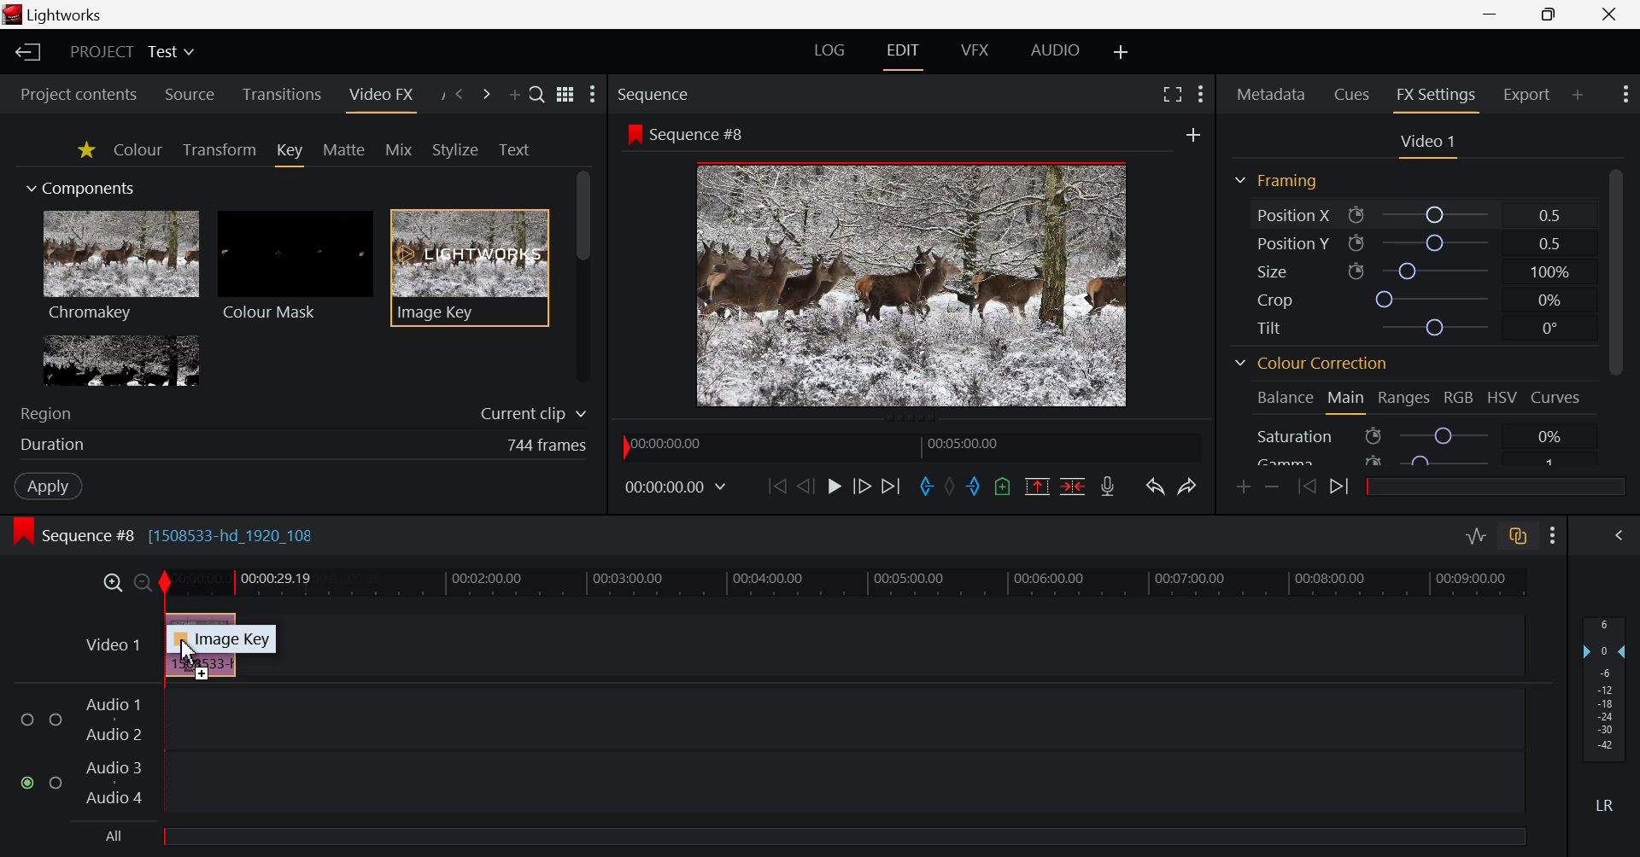  Describe the element at coordinates (120, 360) in the screenshot. I see `Lumakey` at that location.